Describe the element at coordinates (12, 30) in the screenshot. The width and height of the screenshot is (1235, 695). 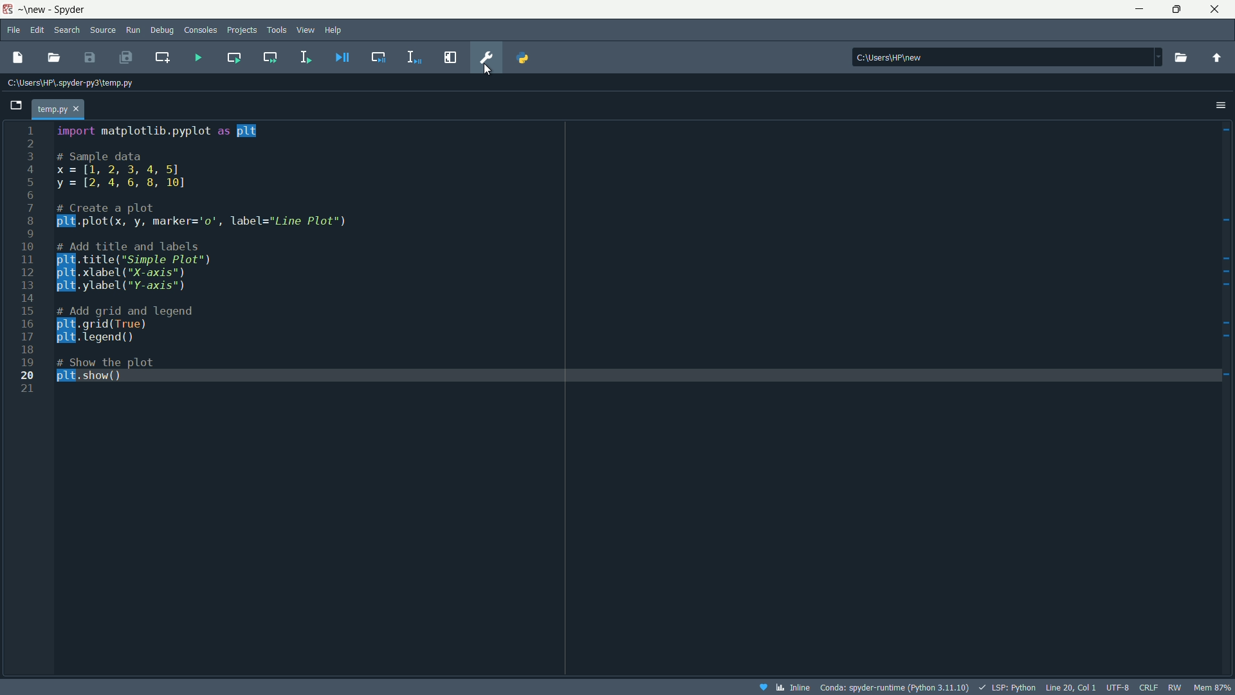
I see `file` at that location.